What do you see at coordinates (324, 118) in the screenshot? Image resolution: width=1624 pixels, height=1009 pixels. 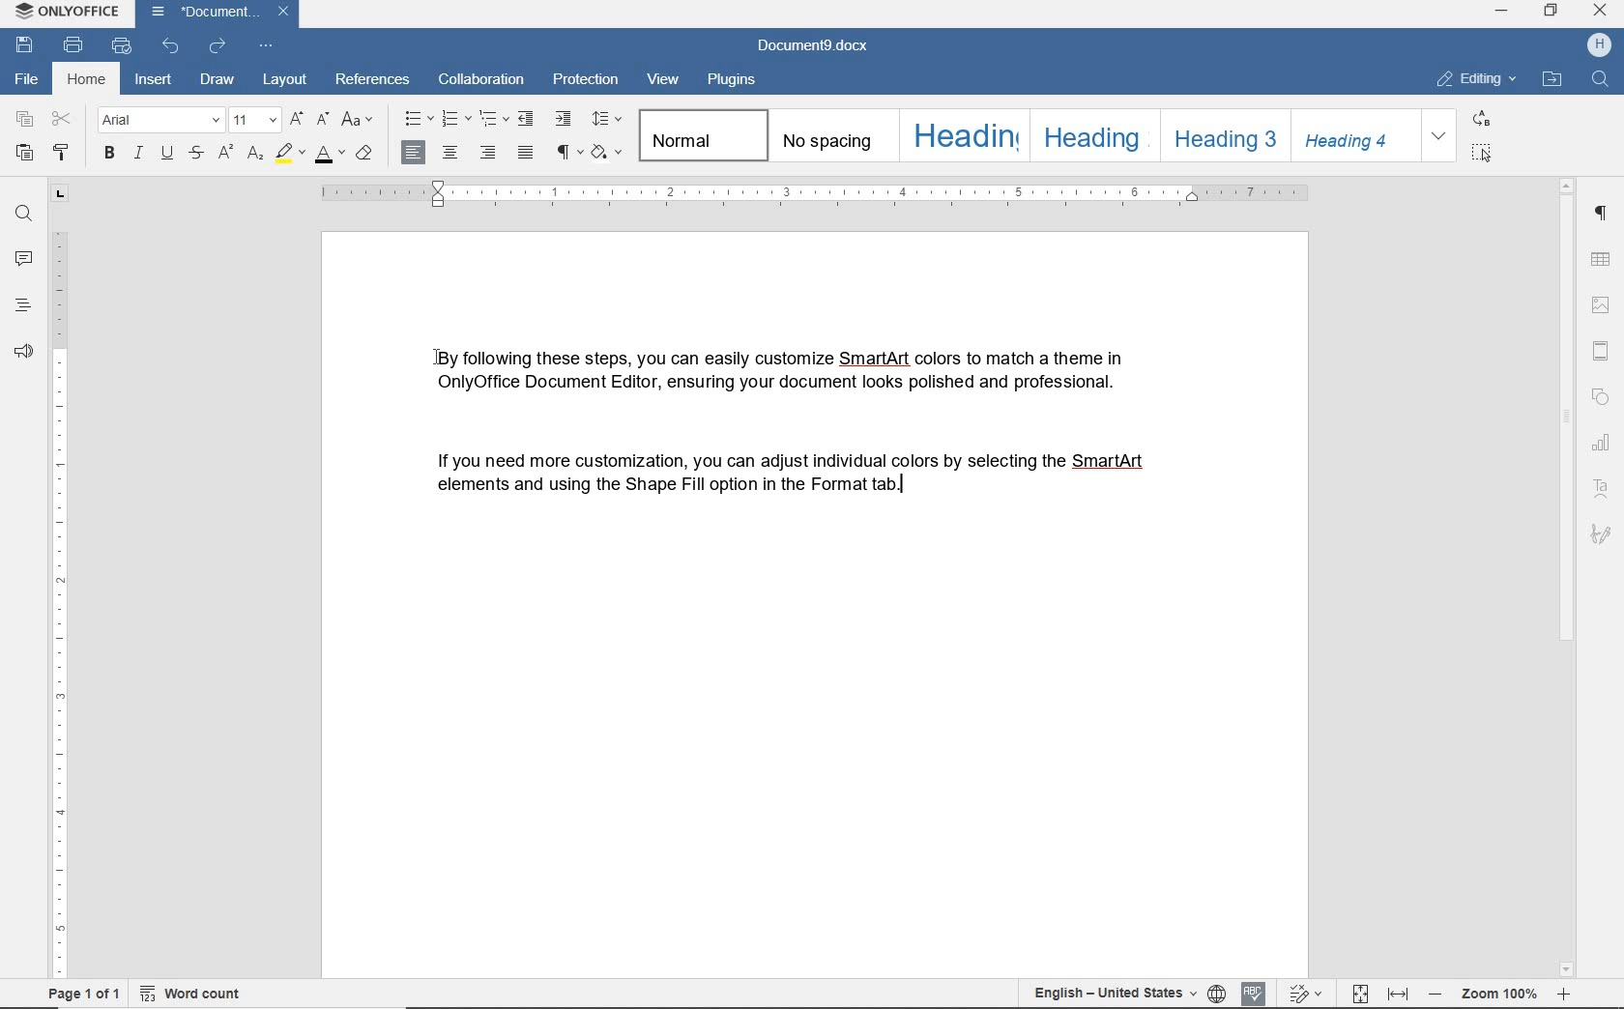 I see `decrement font size` at bounding box center [324, 118].